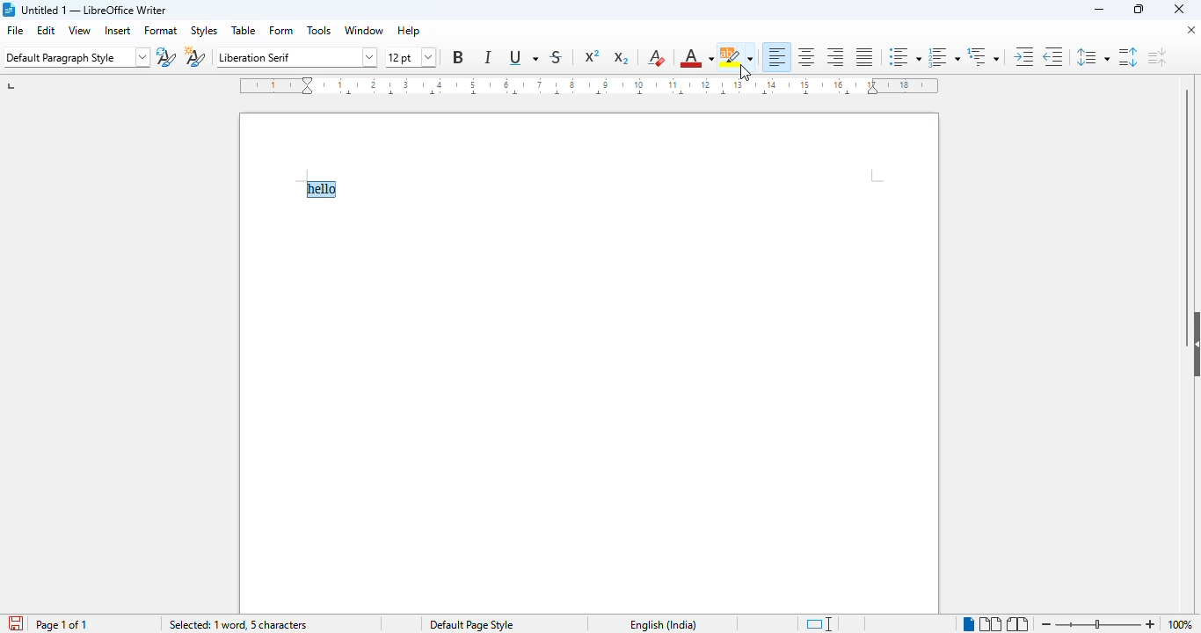 This screenshot has width=1201, height=633. Describe the element at coordinates (695, 58) in the screenshot. I see `font color` at that location.